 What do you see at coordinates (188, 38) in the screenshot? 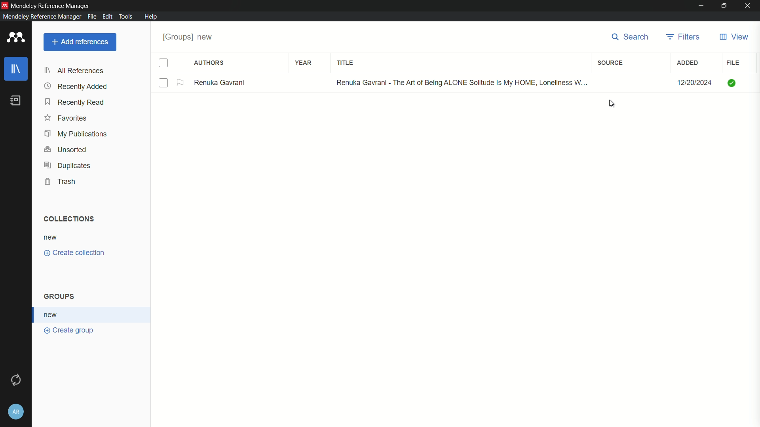
I see `groups` at bounding box center [188, 38].